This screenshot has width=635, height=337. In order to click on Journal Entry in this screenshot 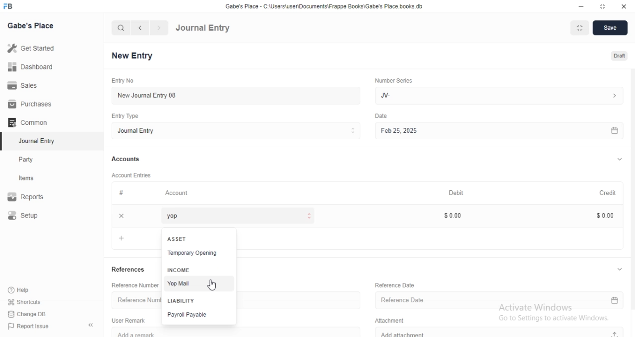, I will do `click(35, 141)`.